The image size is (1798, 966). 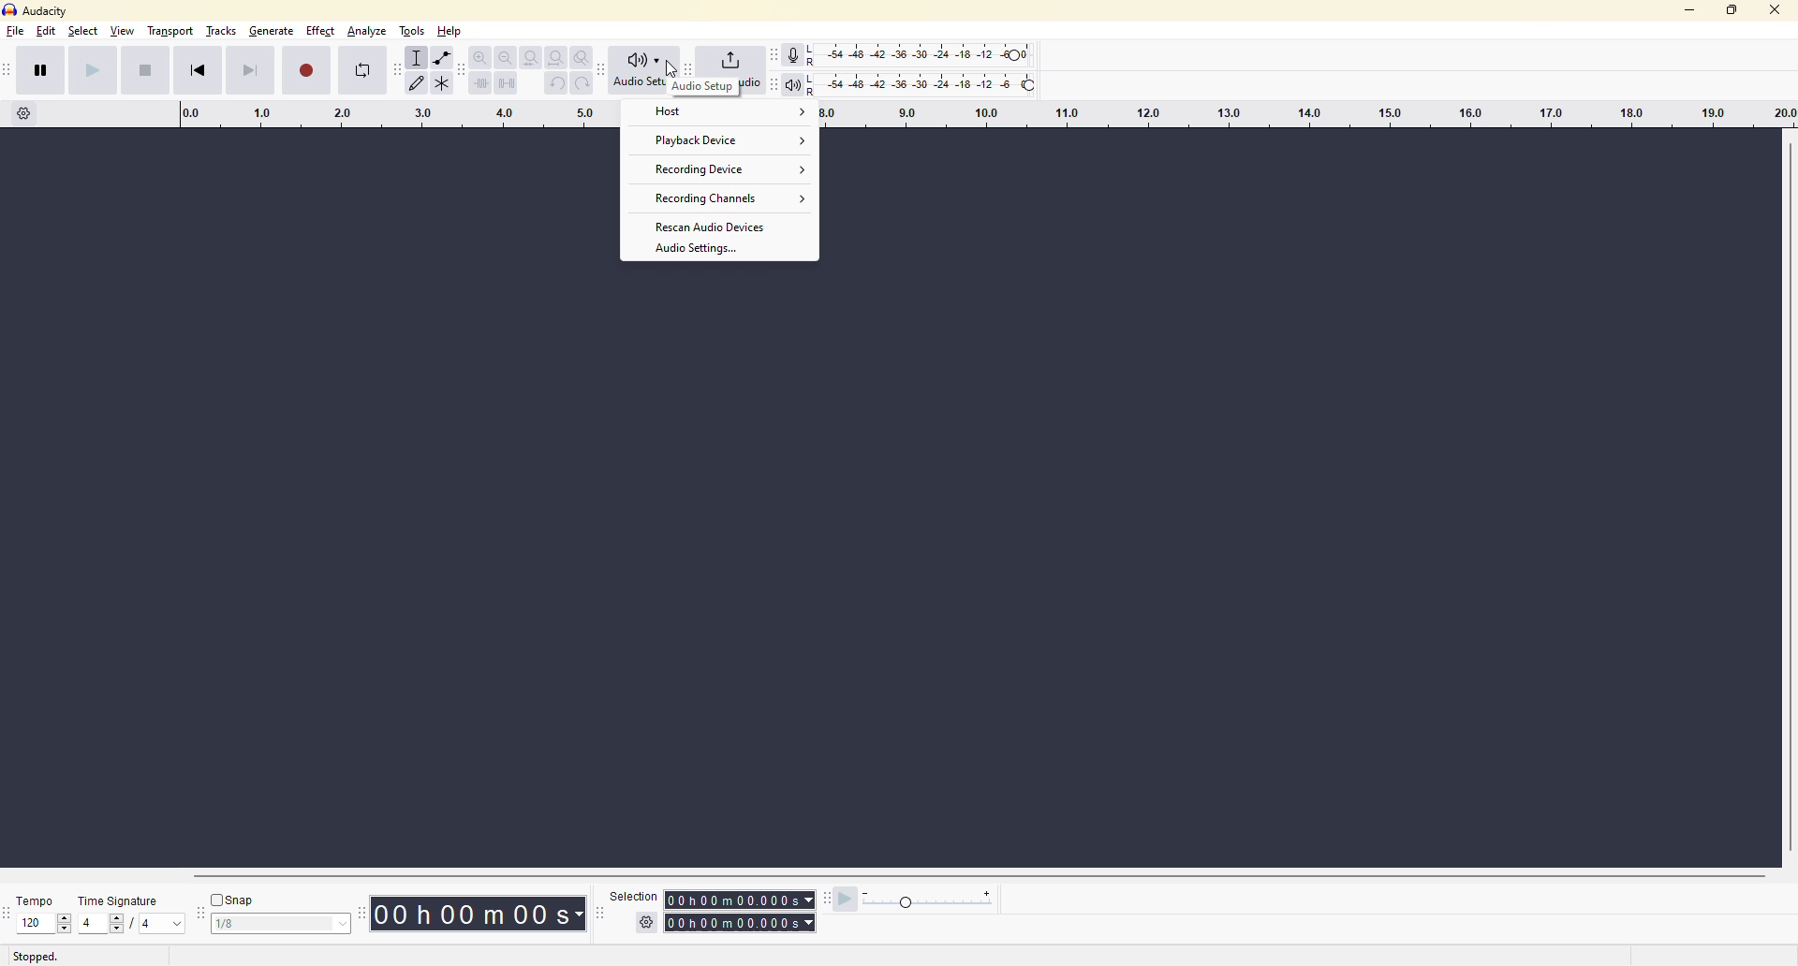 I want to click on draw tool, so click(x=415, y=82).